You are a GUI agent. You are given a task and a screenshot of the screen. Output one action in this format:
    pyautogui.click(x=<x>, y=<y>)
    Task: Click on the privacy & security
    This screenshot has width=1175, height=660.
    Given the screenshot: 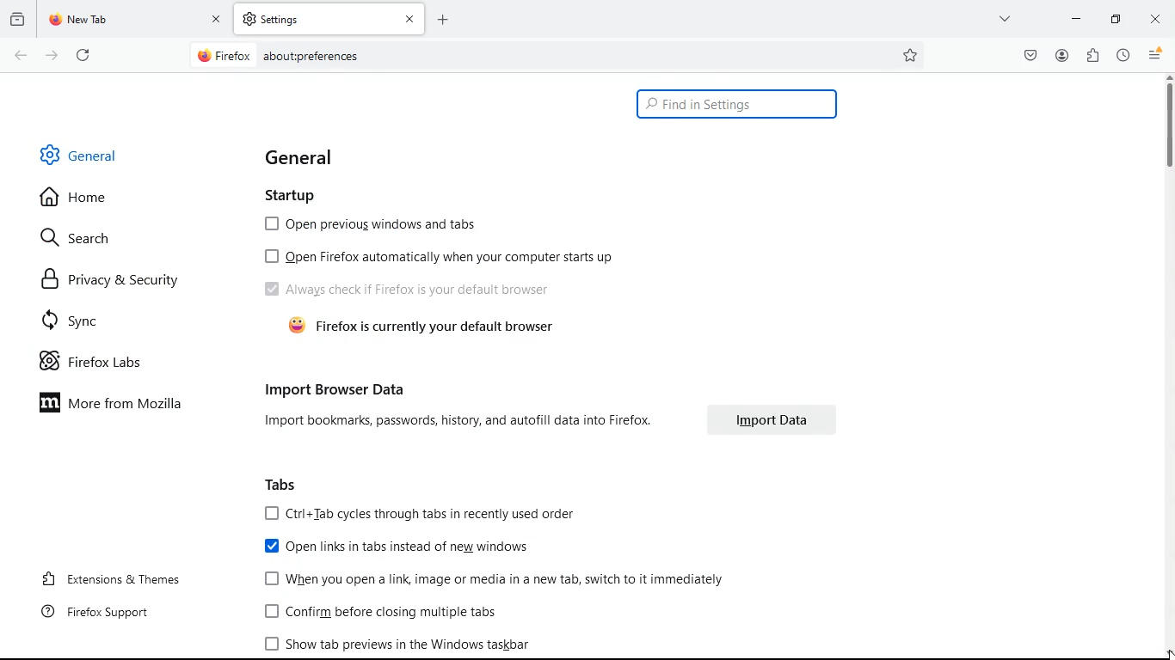 What is the action you would take?
    pyautogui.click(x=112, y=279)
    